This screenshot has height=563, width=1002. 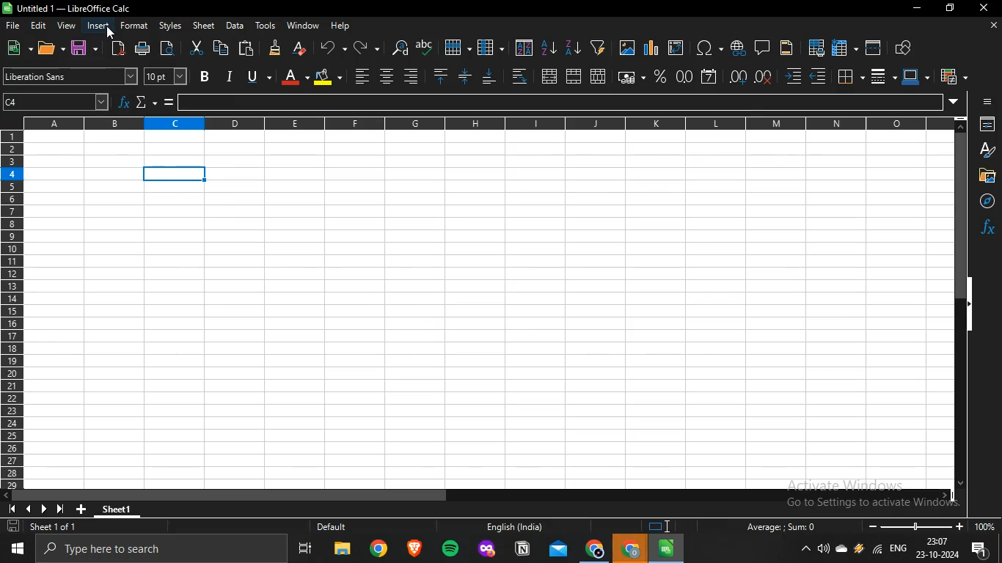 What do you see at coordinates (229, 76) in the screenshot?
I see `italic` at bounding box center [229, 76].